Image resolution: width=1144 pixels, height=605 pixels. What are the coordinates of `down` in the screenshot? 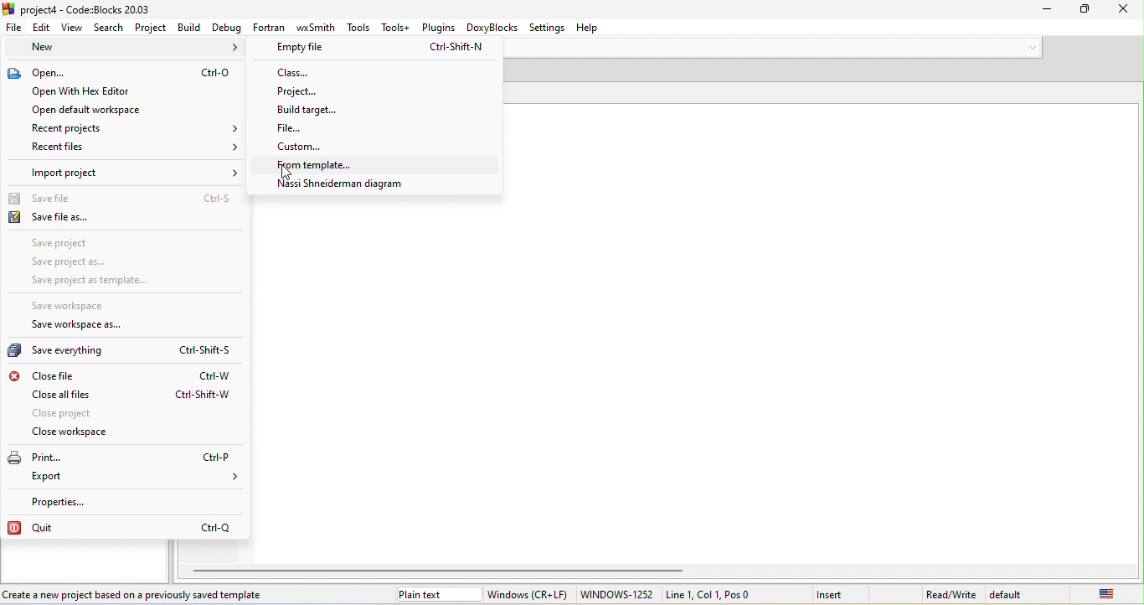 It's located at (1032, 47).